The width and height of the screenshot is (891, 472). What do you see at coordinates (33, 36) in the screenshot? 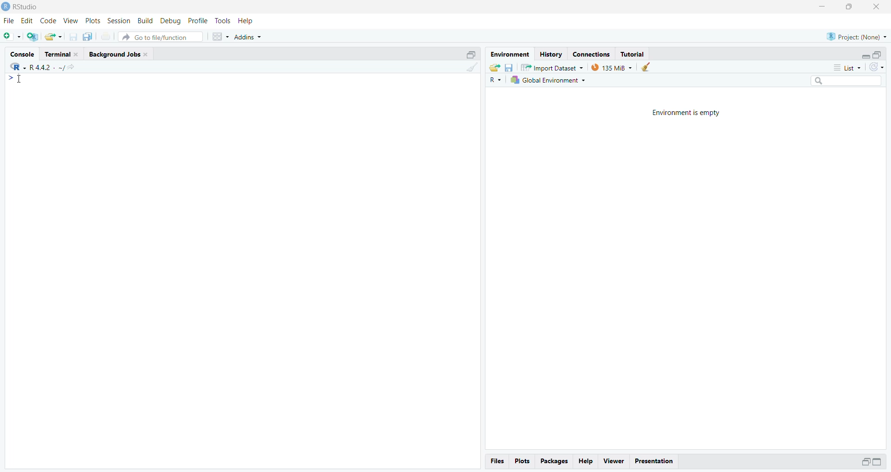
I see `Create a project` at bounding box center [33, 36].